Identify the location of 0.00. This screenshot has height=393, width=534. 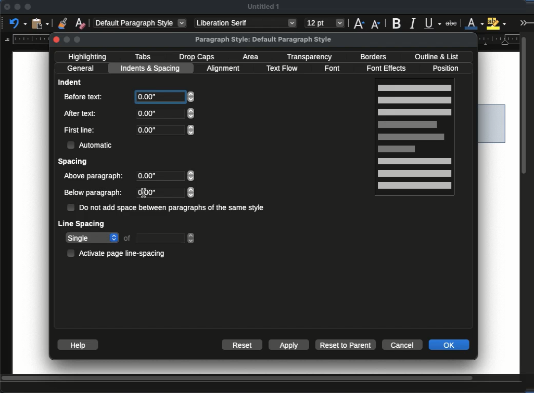
(167, 177).